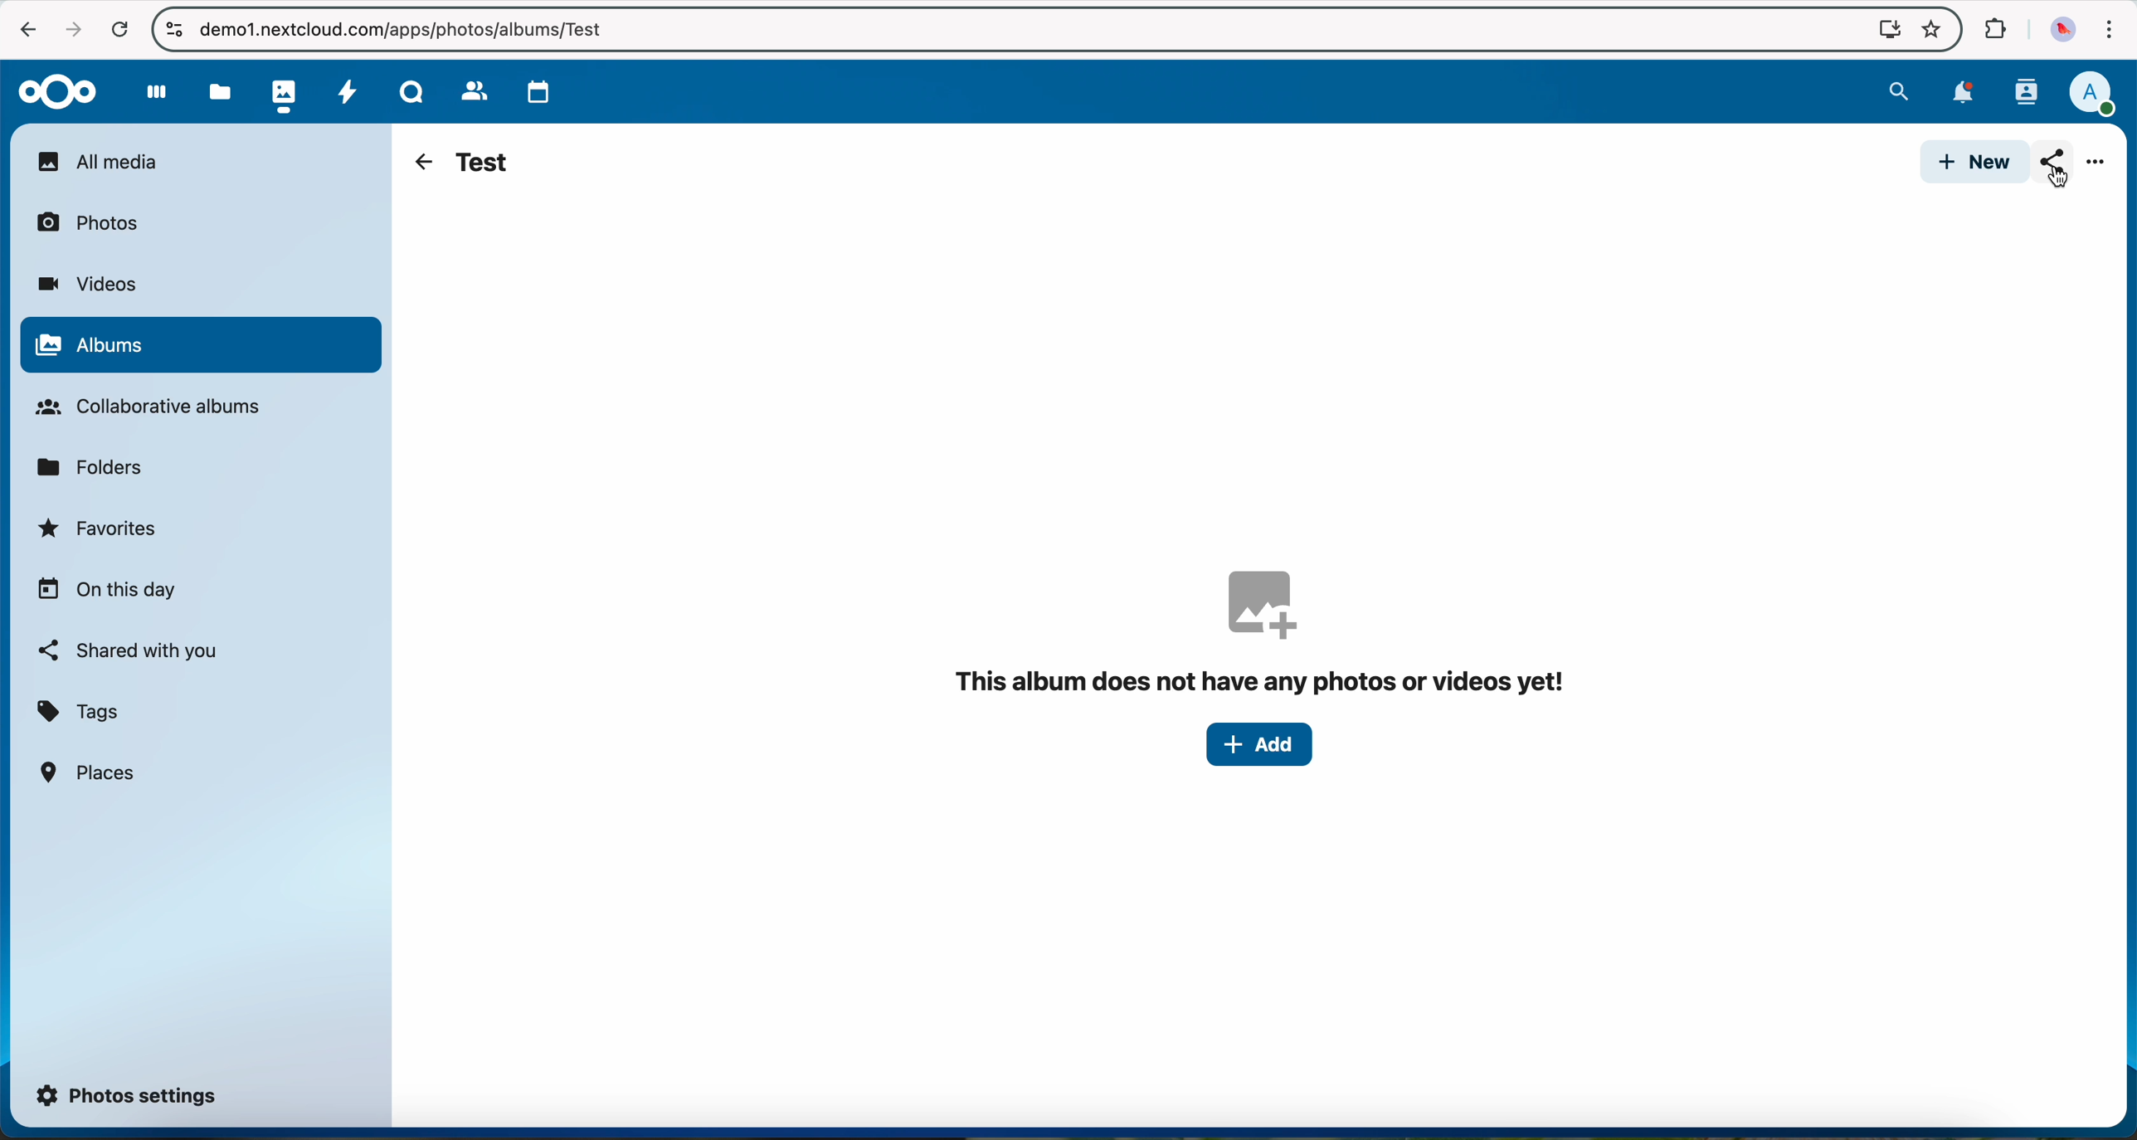 The image size is (2137, 1140). I want to click on dashboard, so click(148, 91).